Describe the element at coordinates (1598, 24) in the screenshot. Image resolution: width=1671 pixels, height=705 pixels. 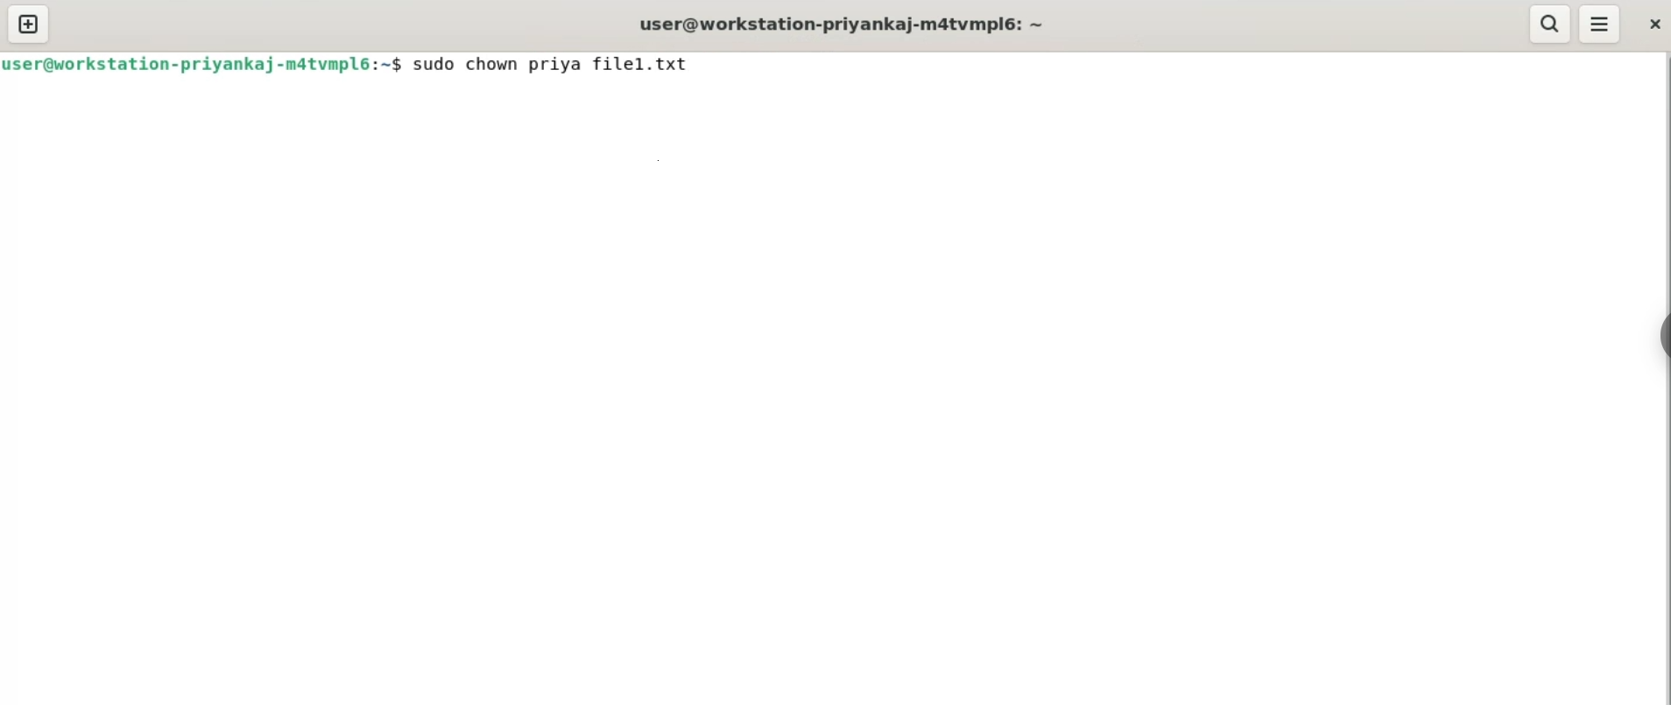
I see `menu` at that location.